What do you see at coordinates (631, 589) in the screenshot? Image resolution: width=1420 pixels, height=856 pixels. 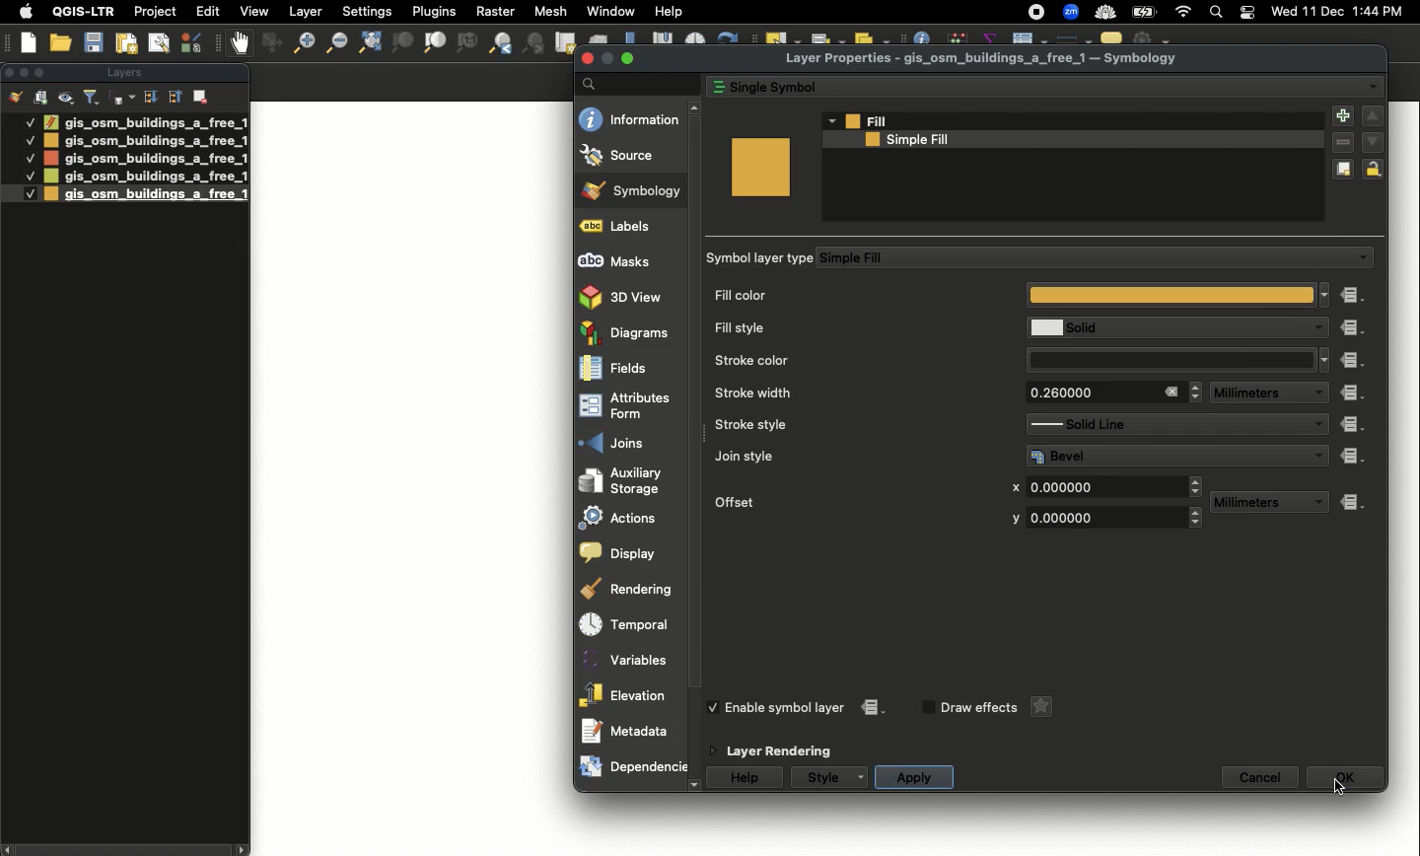 I see `Rendering` at bounding box center [631, 589].